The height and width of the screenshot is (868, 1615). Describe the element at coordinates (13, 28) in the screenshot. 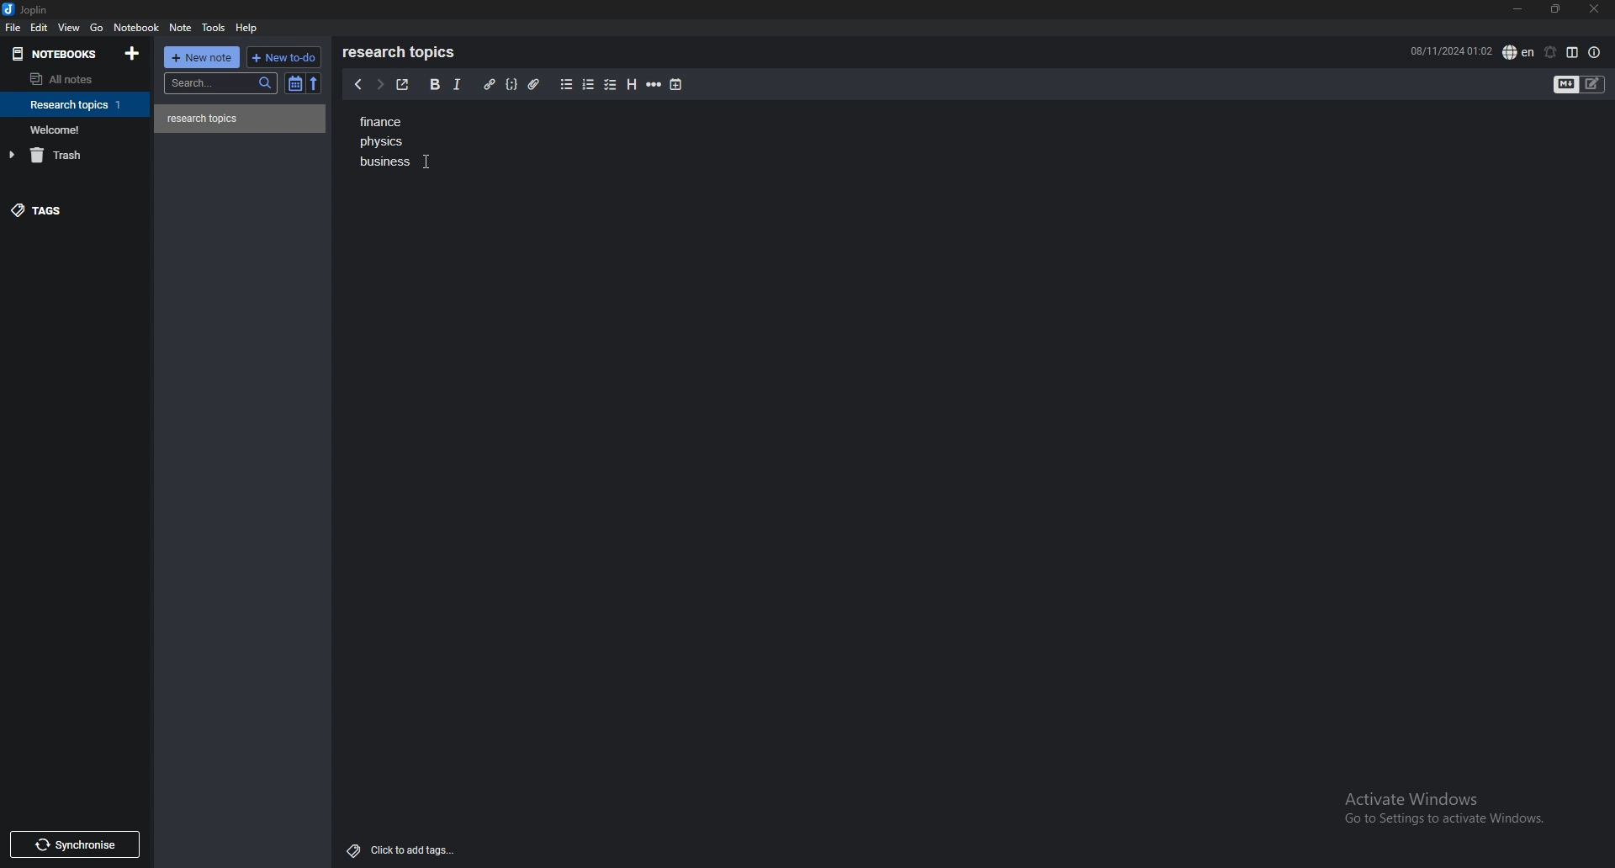

I see `file` at that location.